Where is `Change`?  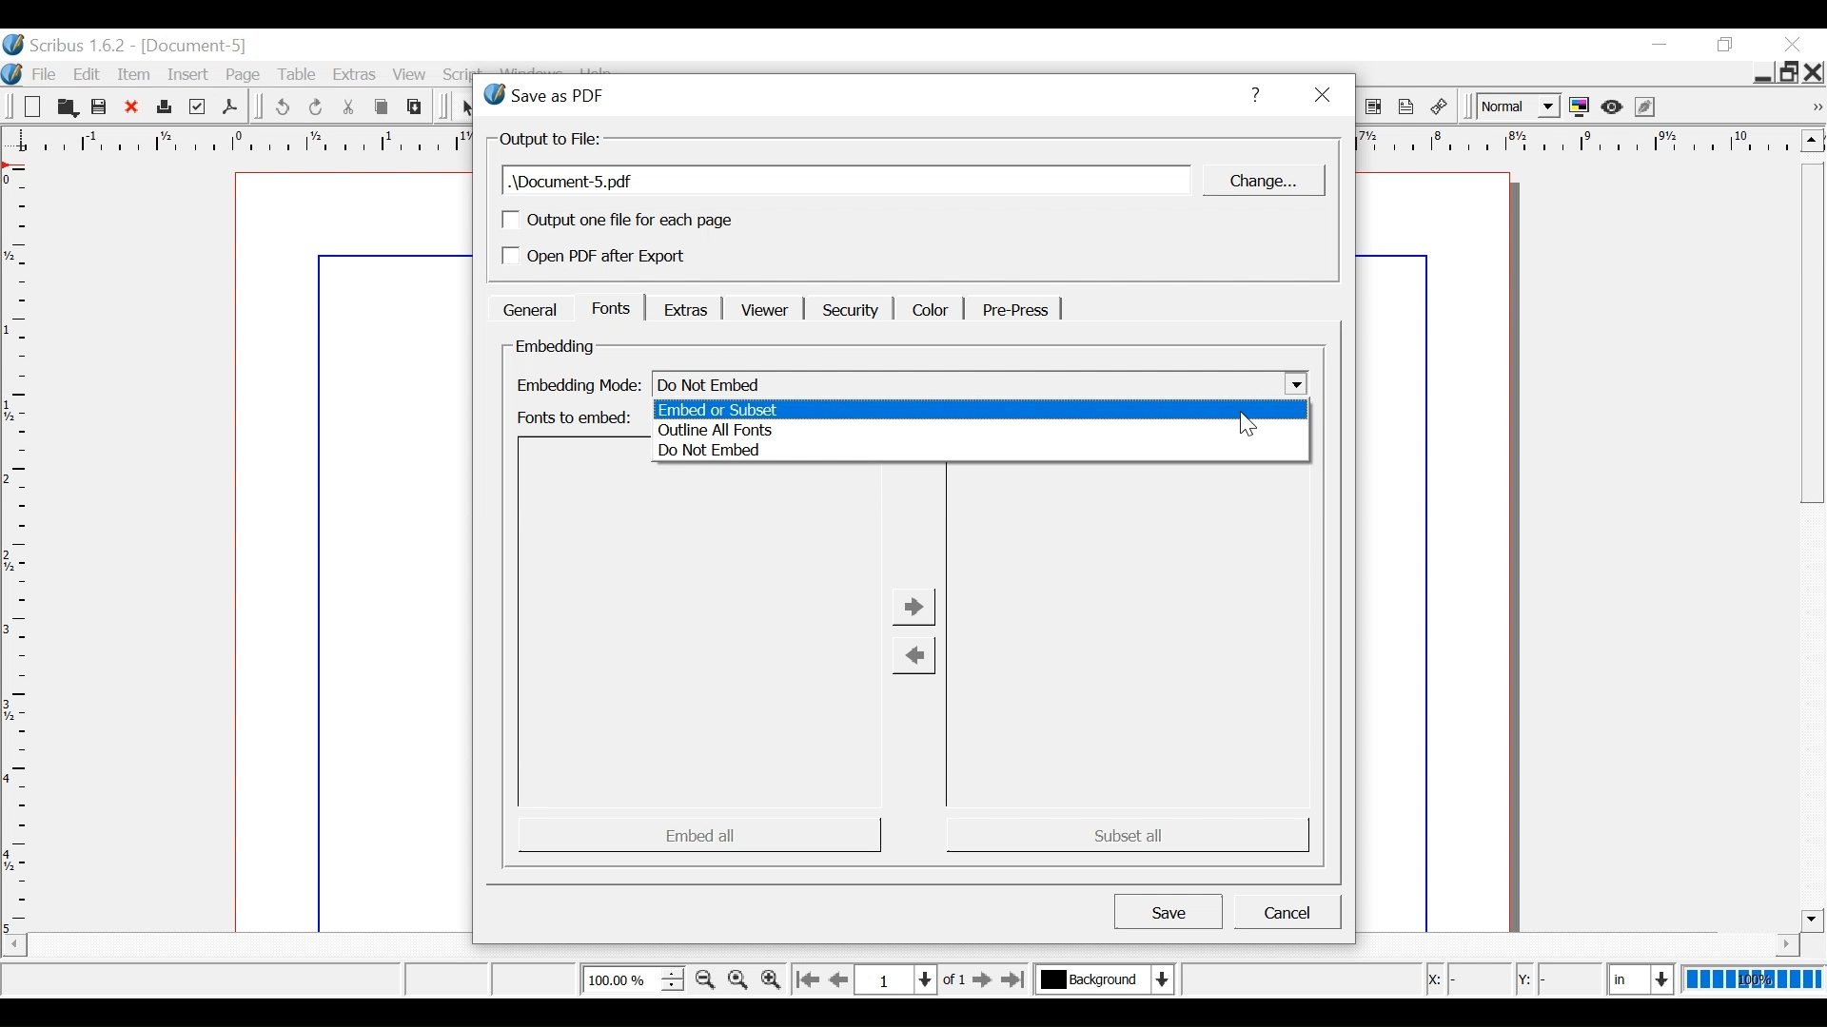 Change is located at coordinates (1261, 181).